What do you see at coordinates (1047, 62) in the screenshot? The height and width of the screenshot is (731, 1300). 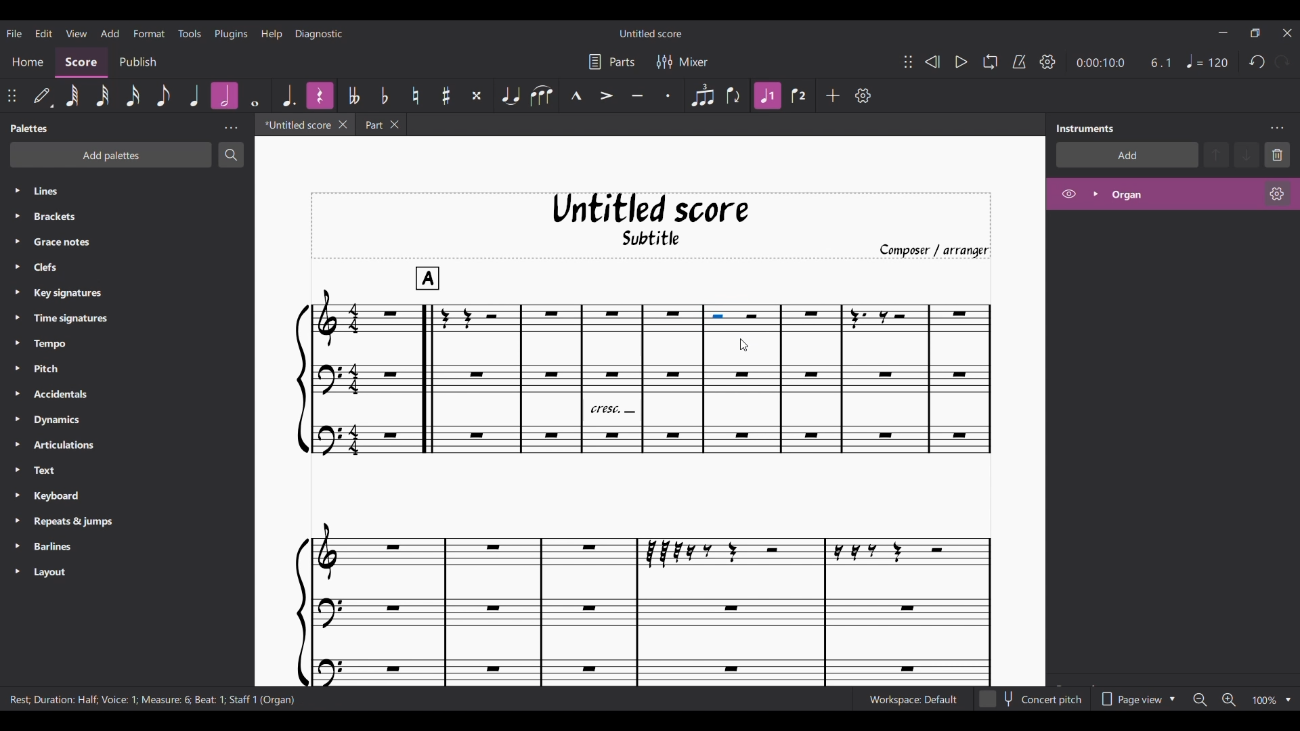 I see `Playback settings` at bounding box center [1047, 62].